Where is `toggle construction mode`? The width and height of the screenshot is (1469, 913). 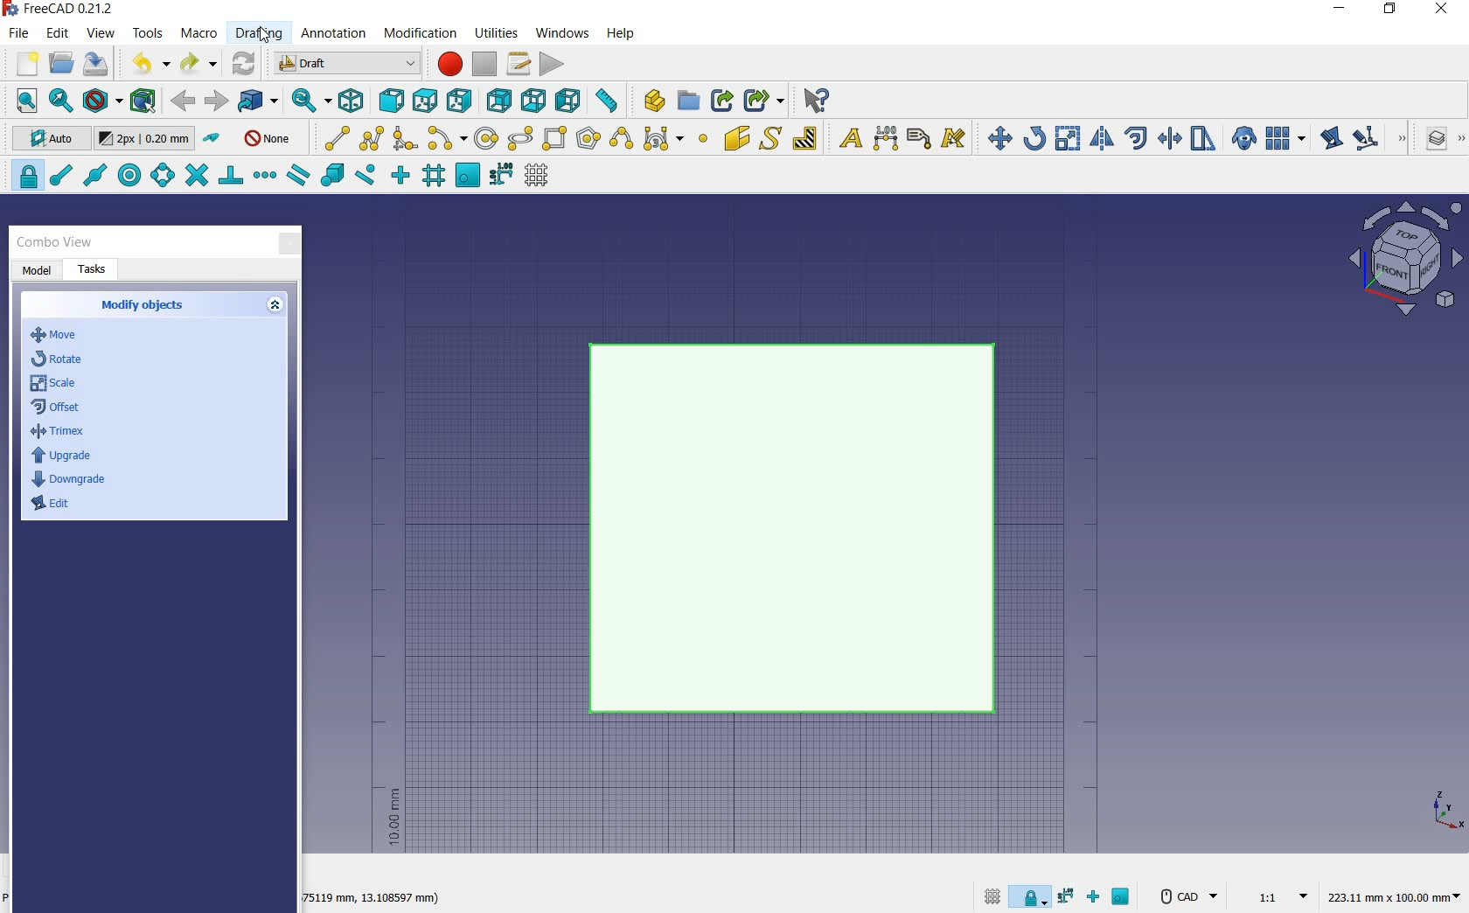
toggle construction mode is located at coordinates (213, 139).